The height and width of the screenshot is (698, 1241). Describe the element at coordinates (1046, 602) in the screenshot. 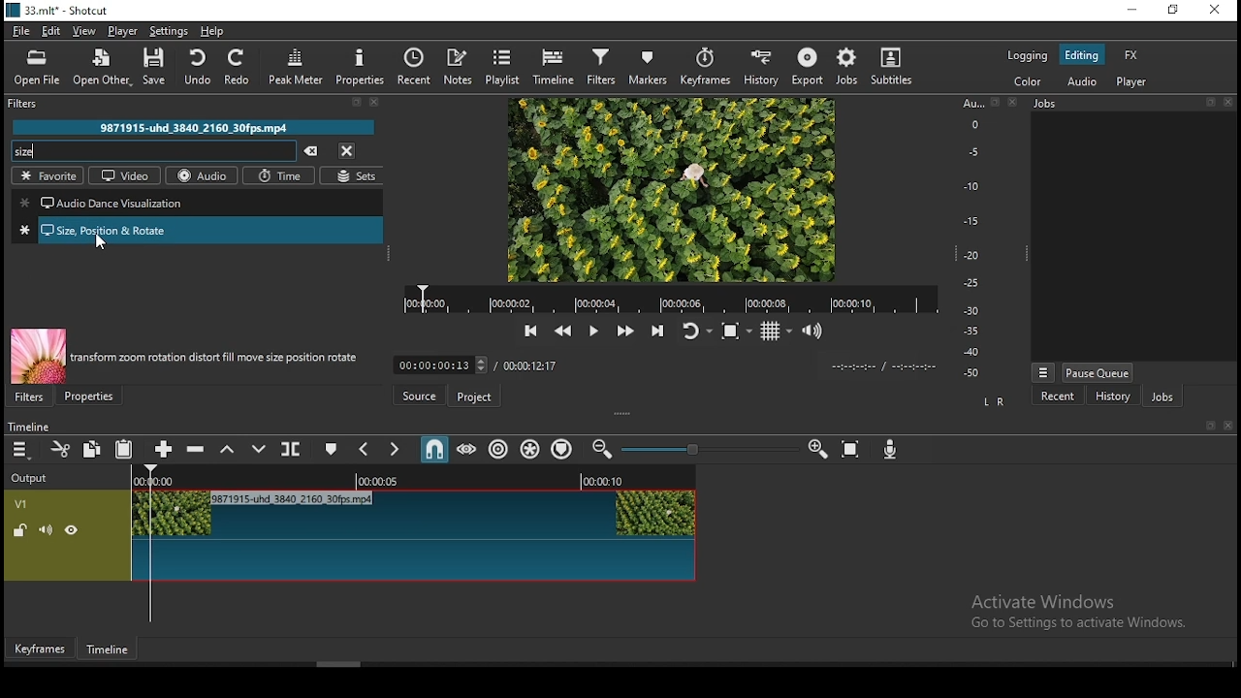

I see `Activate Windows` at that location.